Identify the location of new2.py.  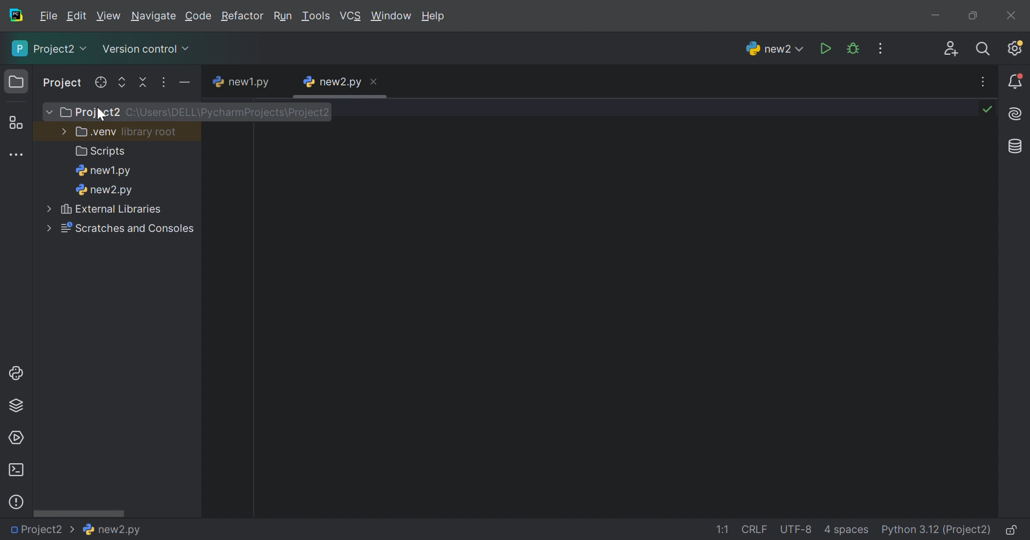
(331, 83).